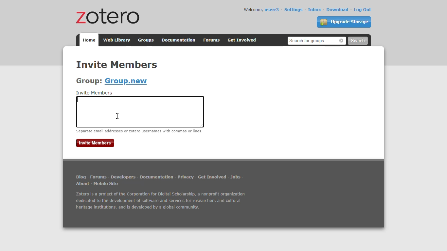  Describe the element at coordinates (106, 16) in the screenshot. I see `zotero` at that location.